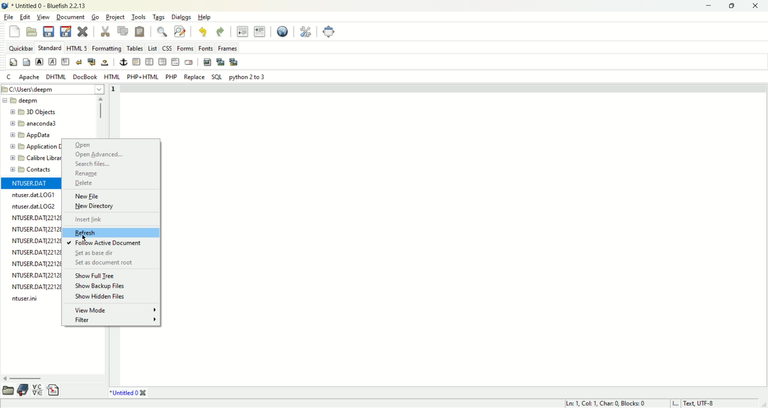 The width and height of the screenshot is (768, 408). What do you see at coordinates (138, 18) in the screenshot?
I see `tools` at bounding box center [138, 18].